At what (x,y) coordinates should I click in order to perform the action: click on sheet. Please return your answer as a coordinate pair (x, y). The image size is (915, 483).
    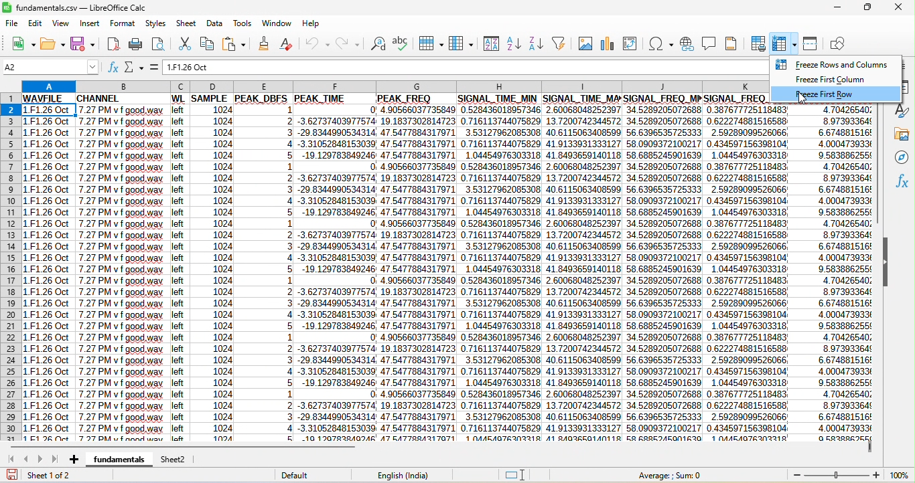
    Looking at the image, I should click on (186, 24).